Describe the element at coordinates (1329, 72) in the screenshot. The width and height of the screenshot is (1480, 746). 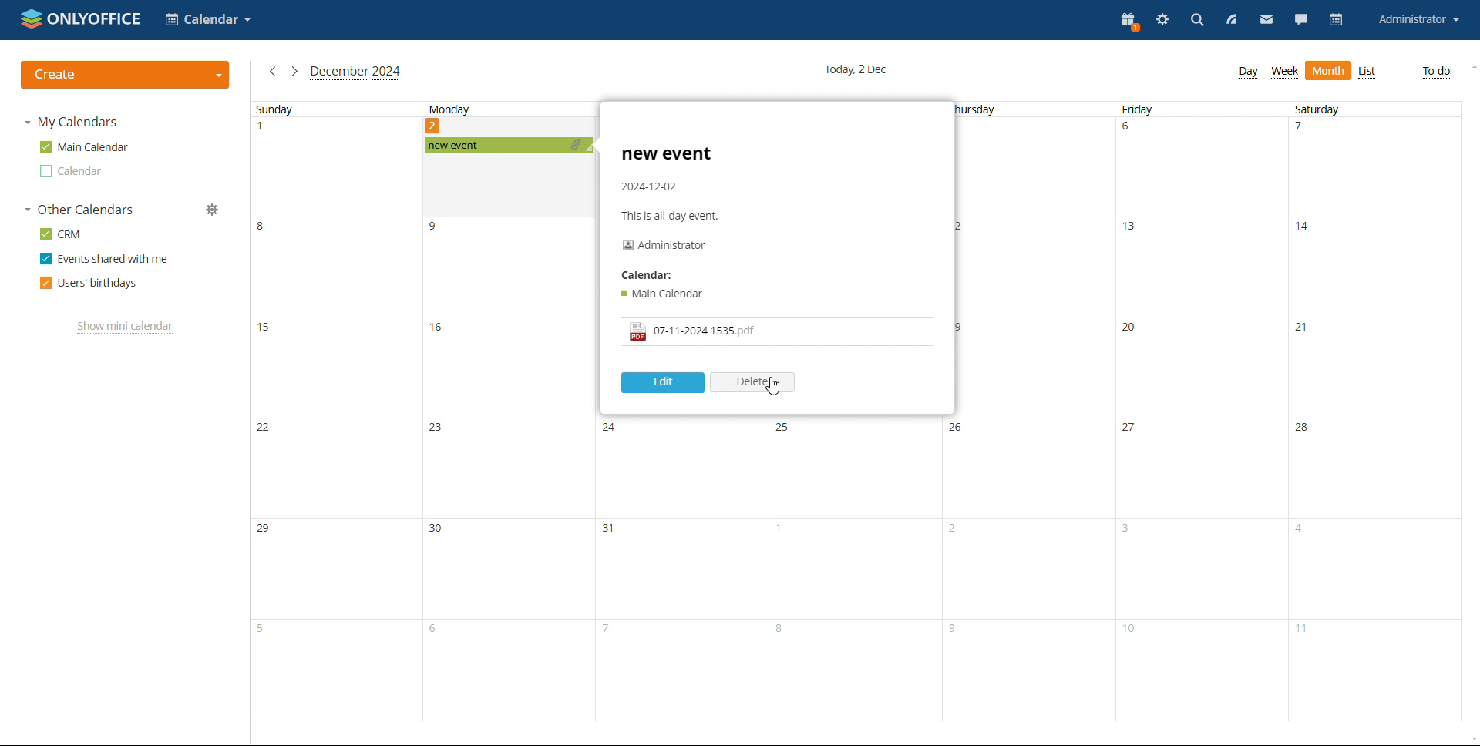
I see `Month` at that location.